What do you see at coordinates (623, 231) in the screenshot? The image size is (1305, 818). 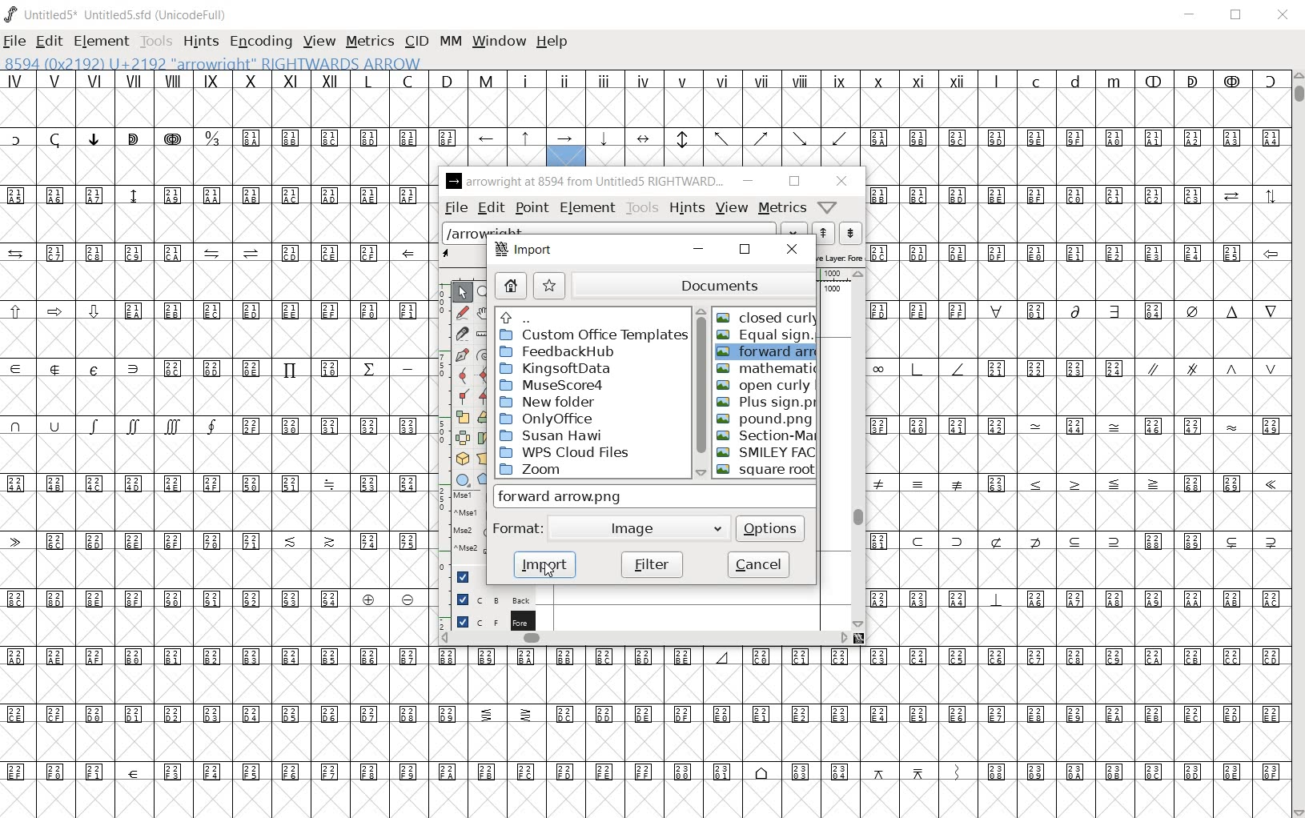 I see `load word list` at bounding box center [623, 231].